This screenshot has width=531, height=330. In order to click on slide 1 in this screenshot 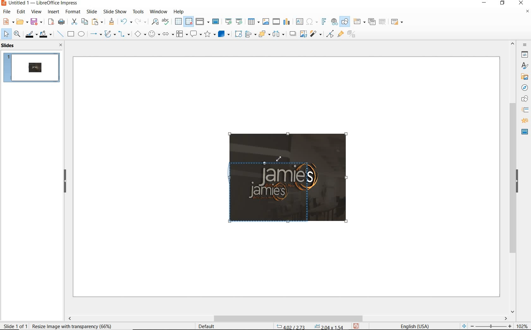, I will do `click(33, 68)`.